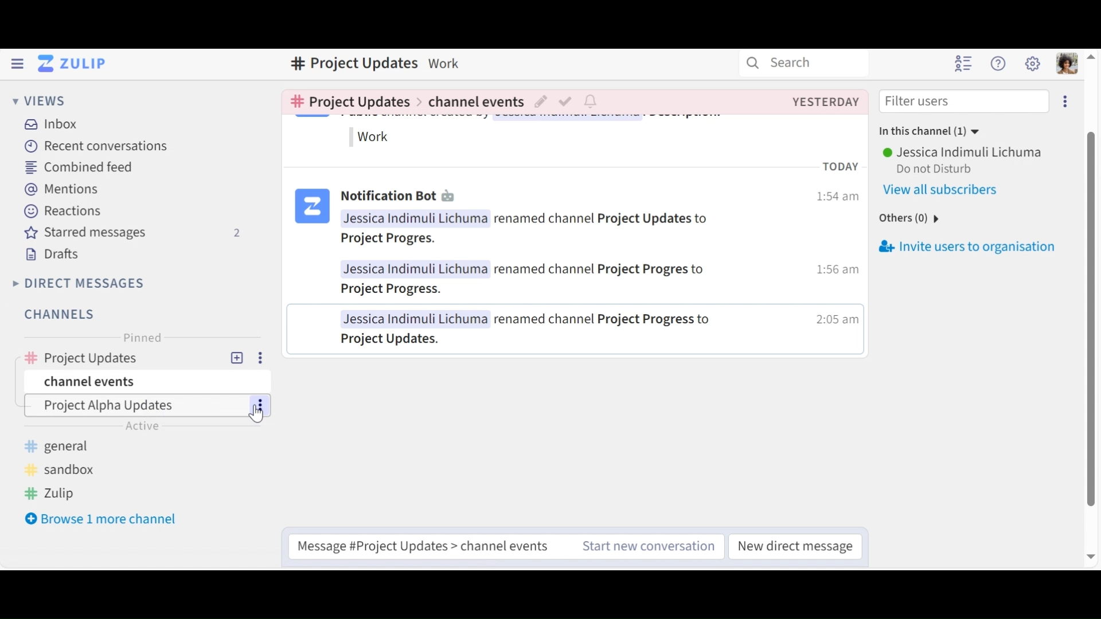  Describe the element at coordinates (65, 445) in the screenshot. I see `general` at that location.